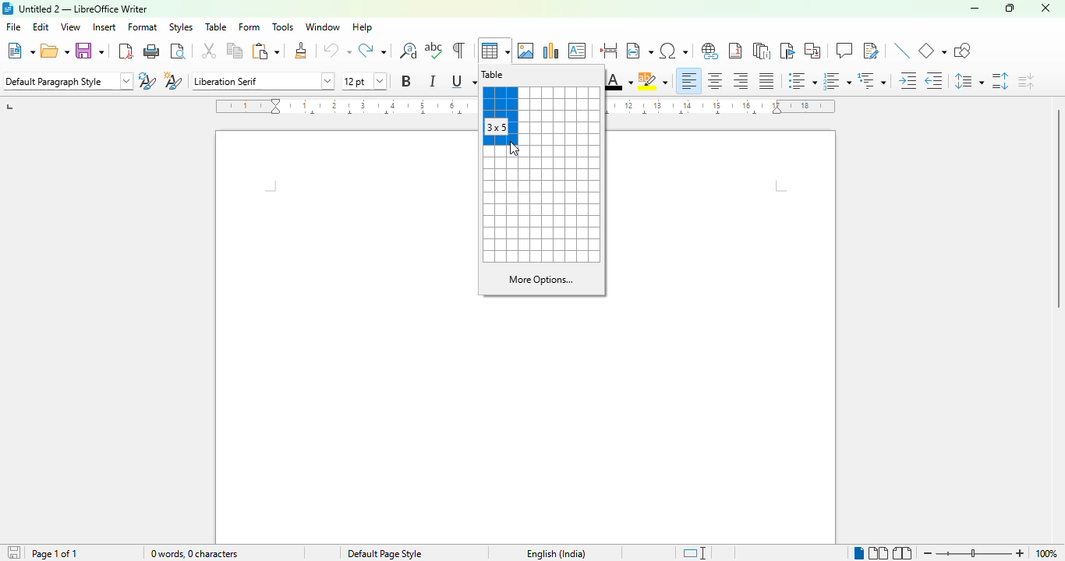 The image size is (1065, 561). I want to click on window, so click(322, 26).